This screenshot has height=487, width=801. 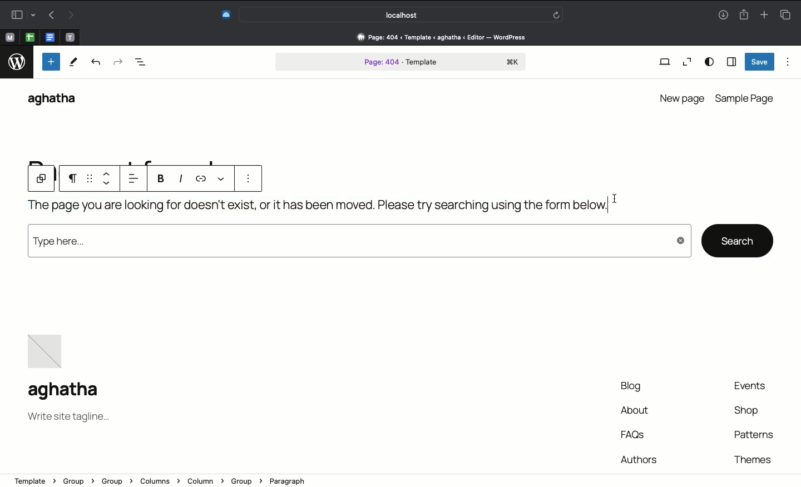 What do you see at coordinates (52, 14) in the screenshot?
I see `Undo` at bounding box center [52, 14].